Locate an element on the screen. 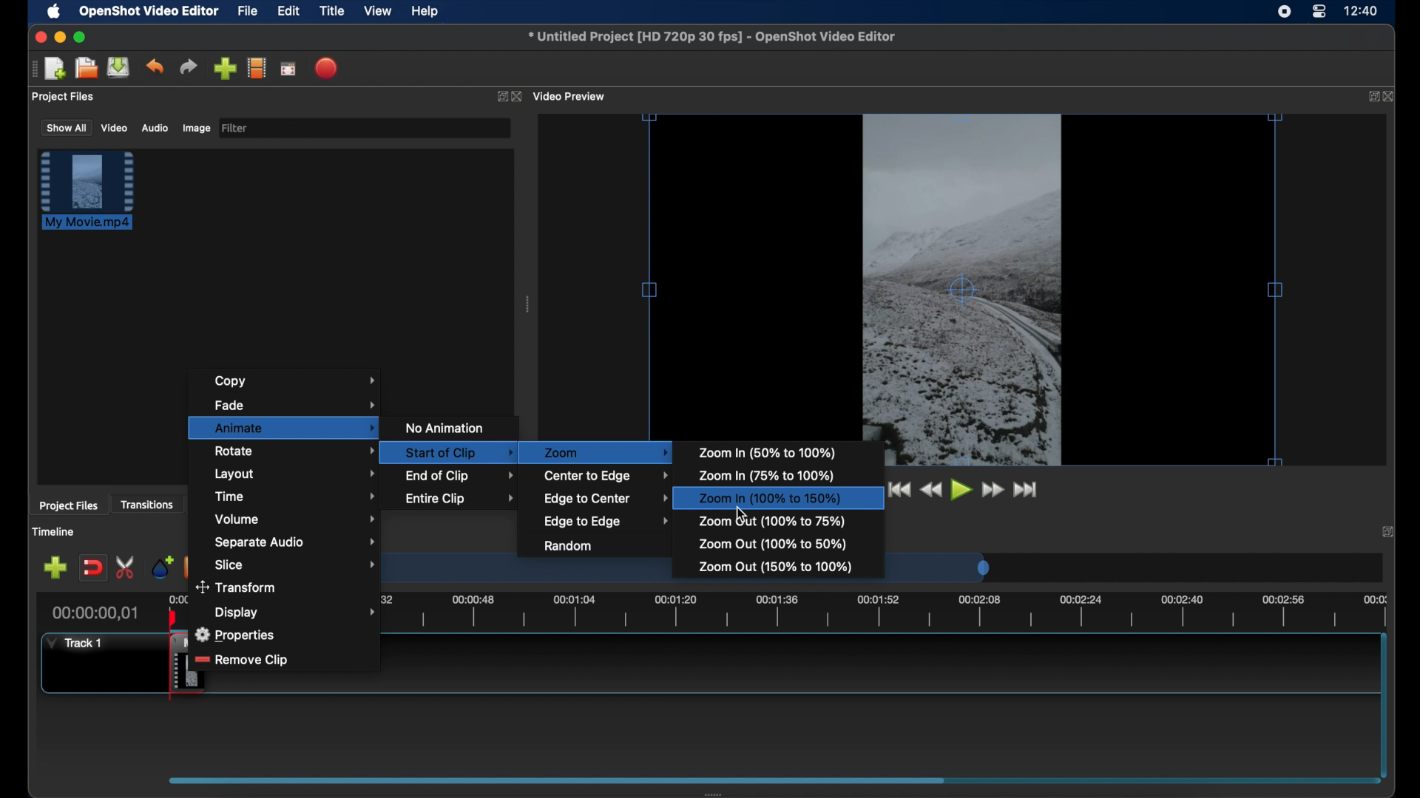 This screenshot has width=1420, height=798. 0.00 is located at coordinates (175, 598).